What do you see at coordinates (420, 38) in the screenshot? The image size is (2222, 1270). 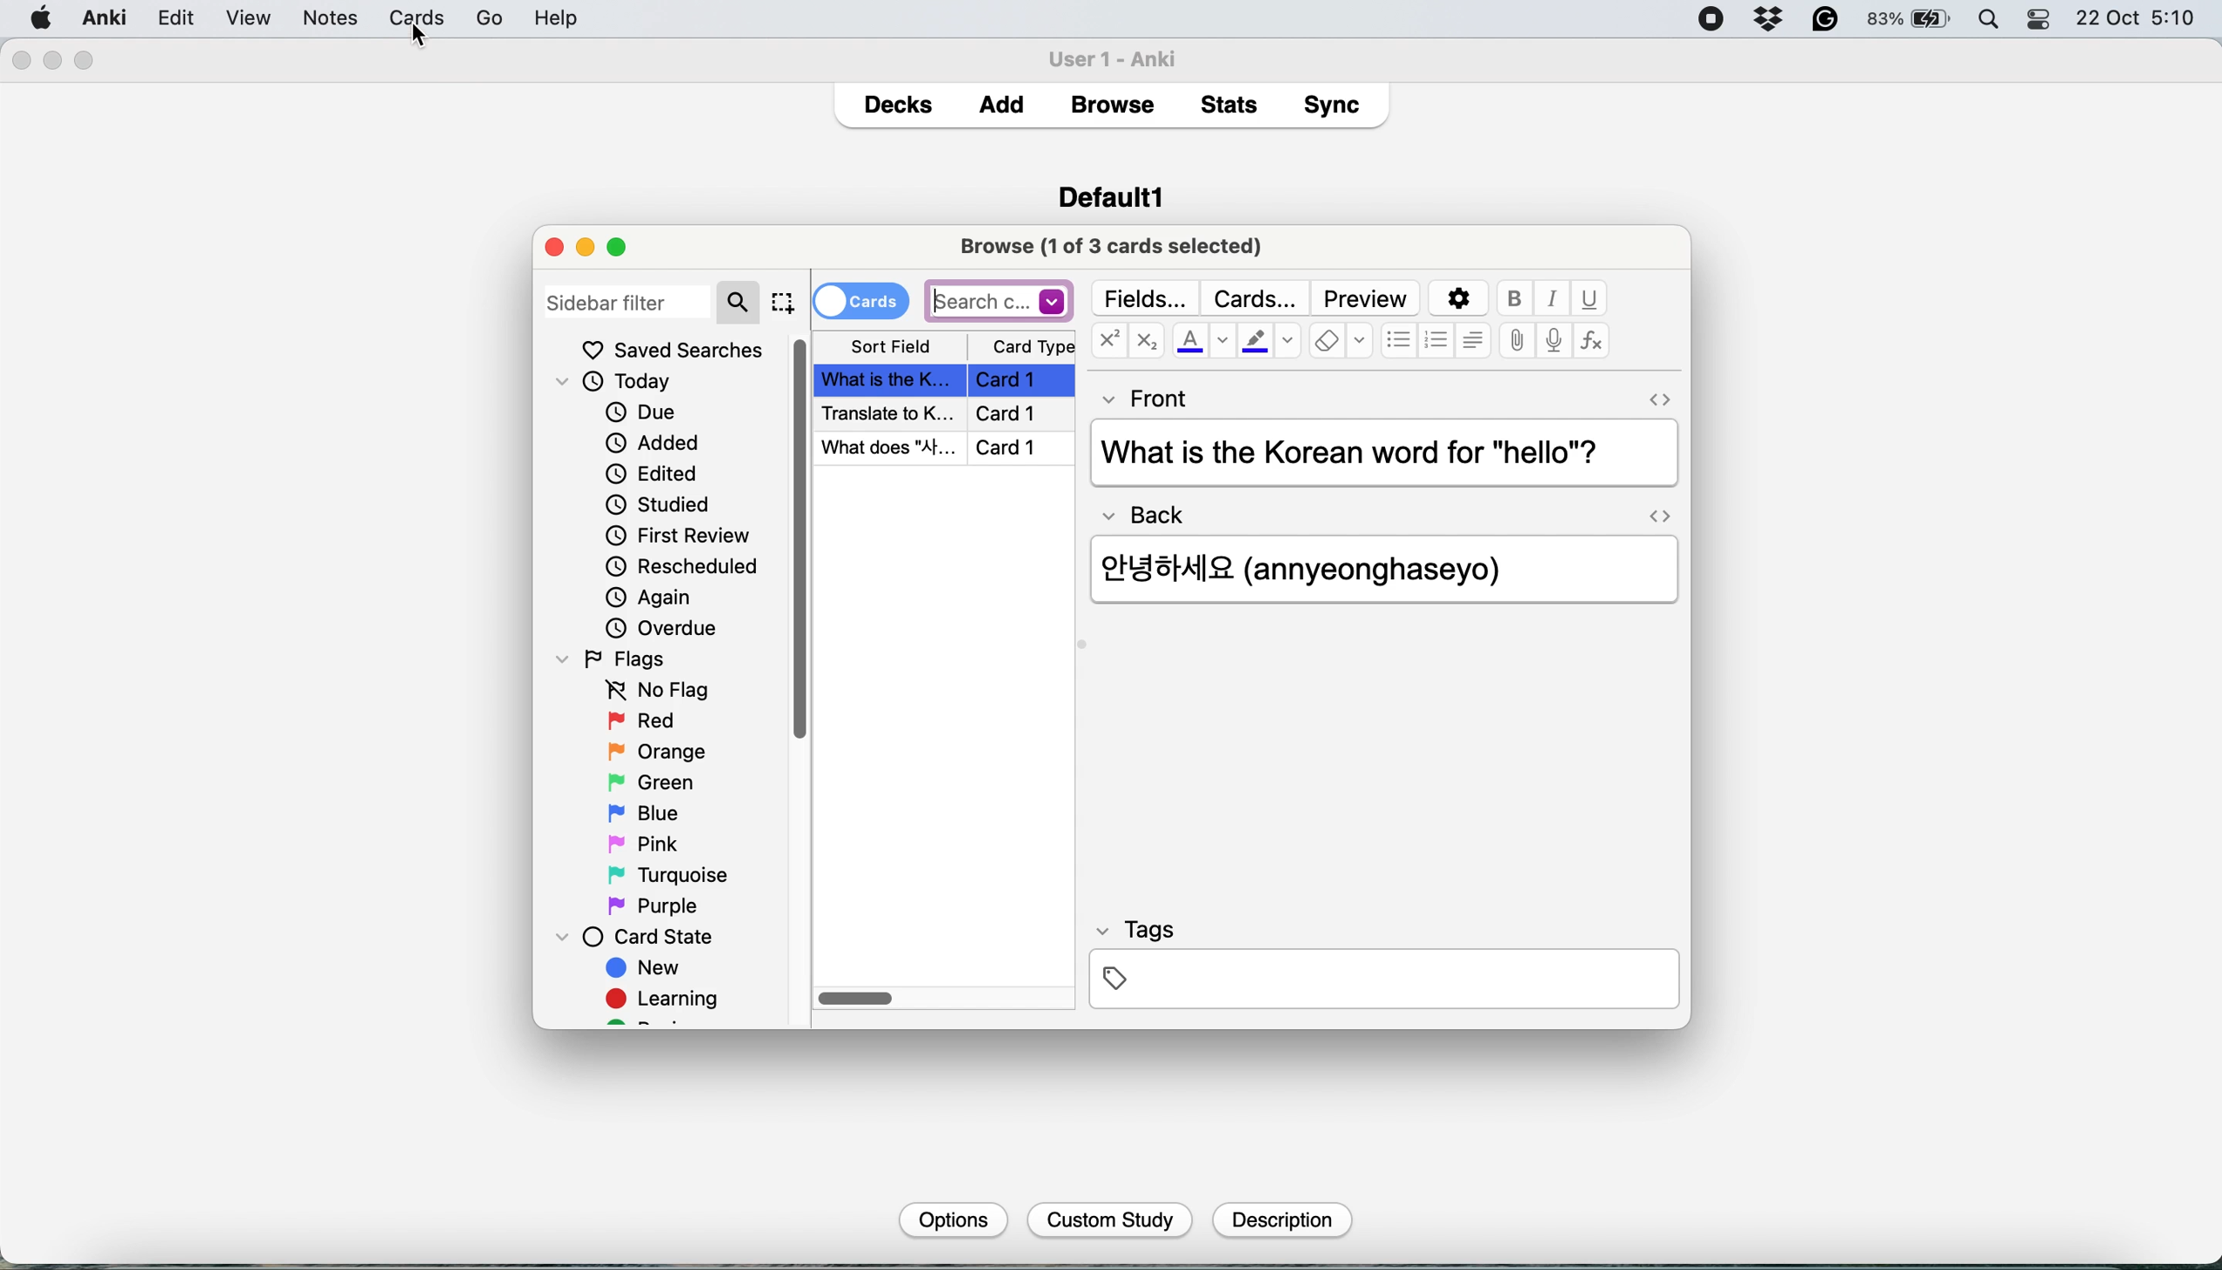 I see `cursor` at bounding box center [420, 38].